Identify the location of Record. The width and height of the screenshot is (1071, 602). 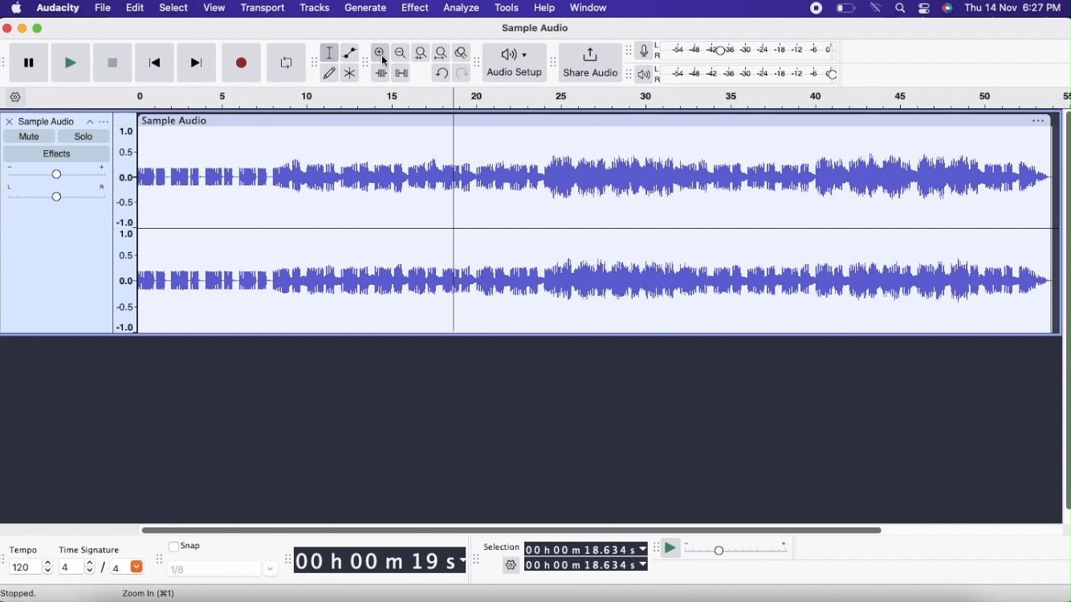
(815, 10).